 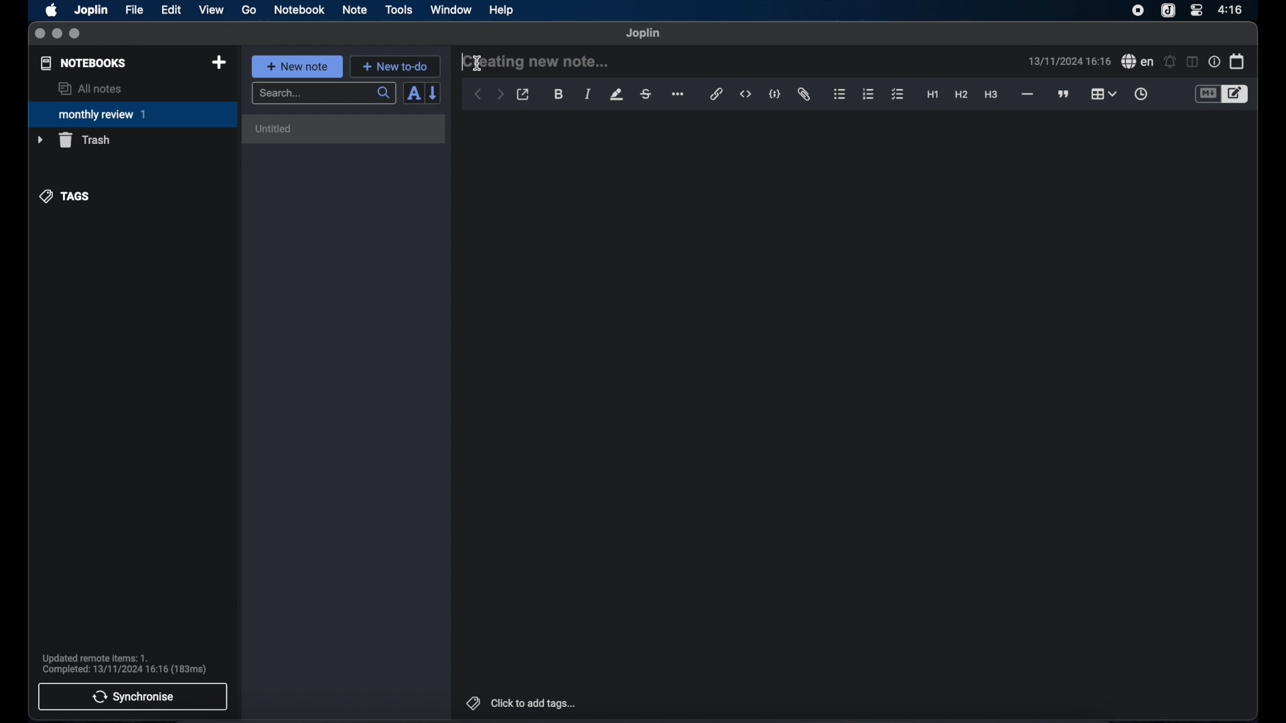 I want to click on file, so click(x=134, y=10).